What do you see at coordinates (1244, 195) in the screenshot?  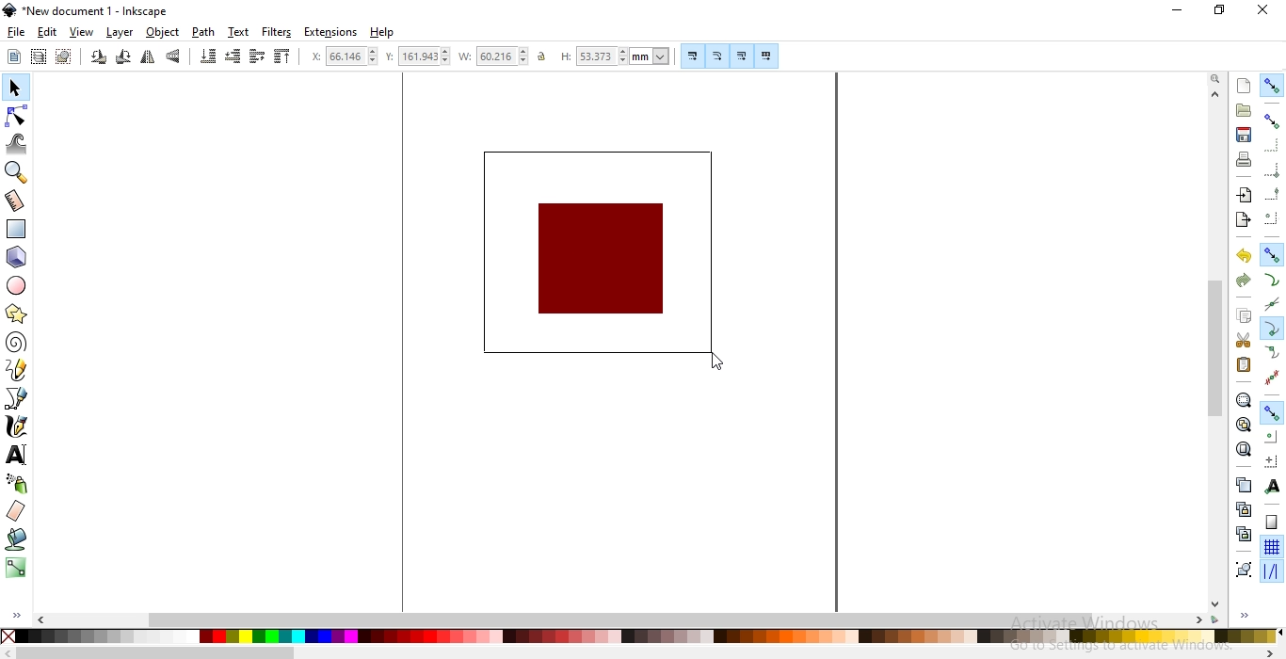 I see `import a bitmap` at bounding box center [1244, 195].